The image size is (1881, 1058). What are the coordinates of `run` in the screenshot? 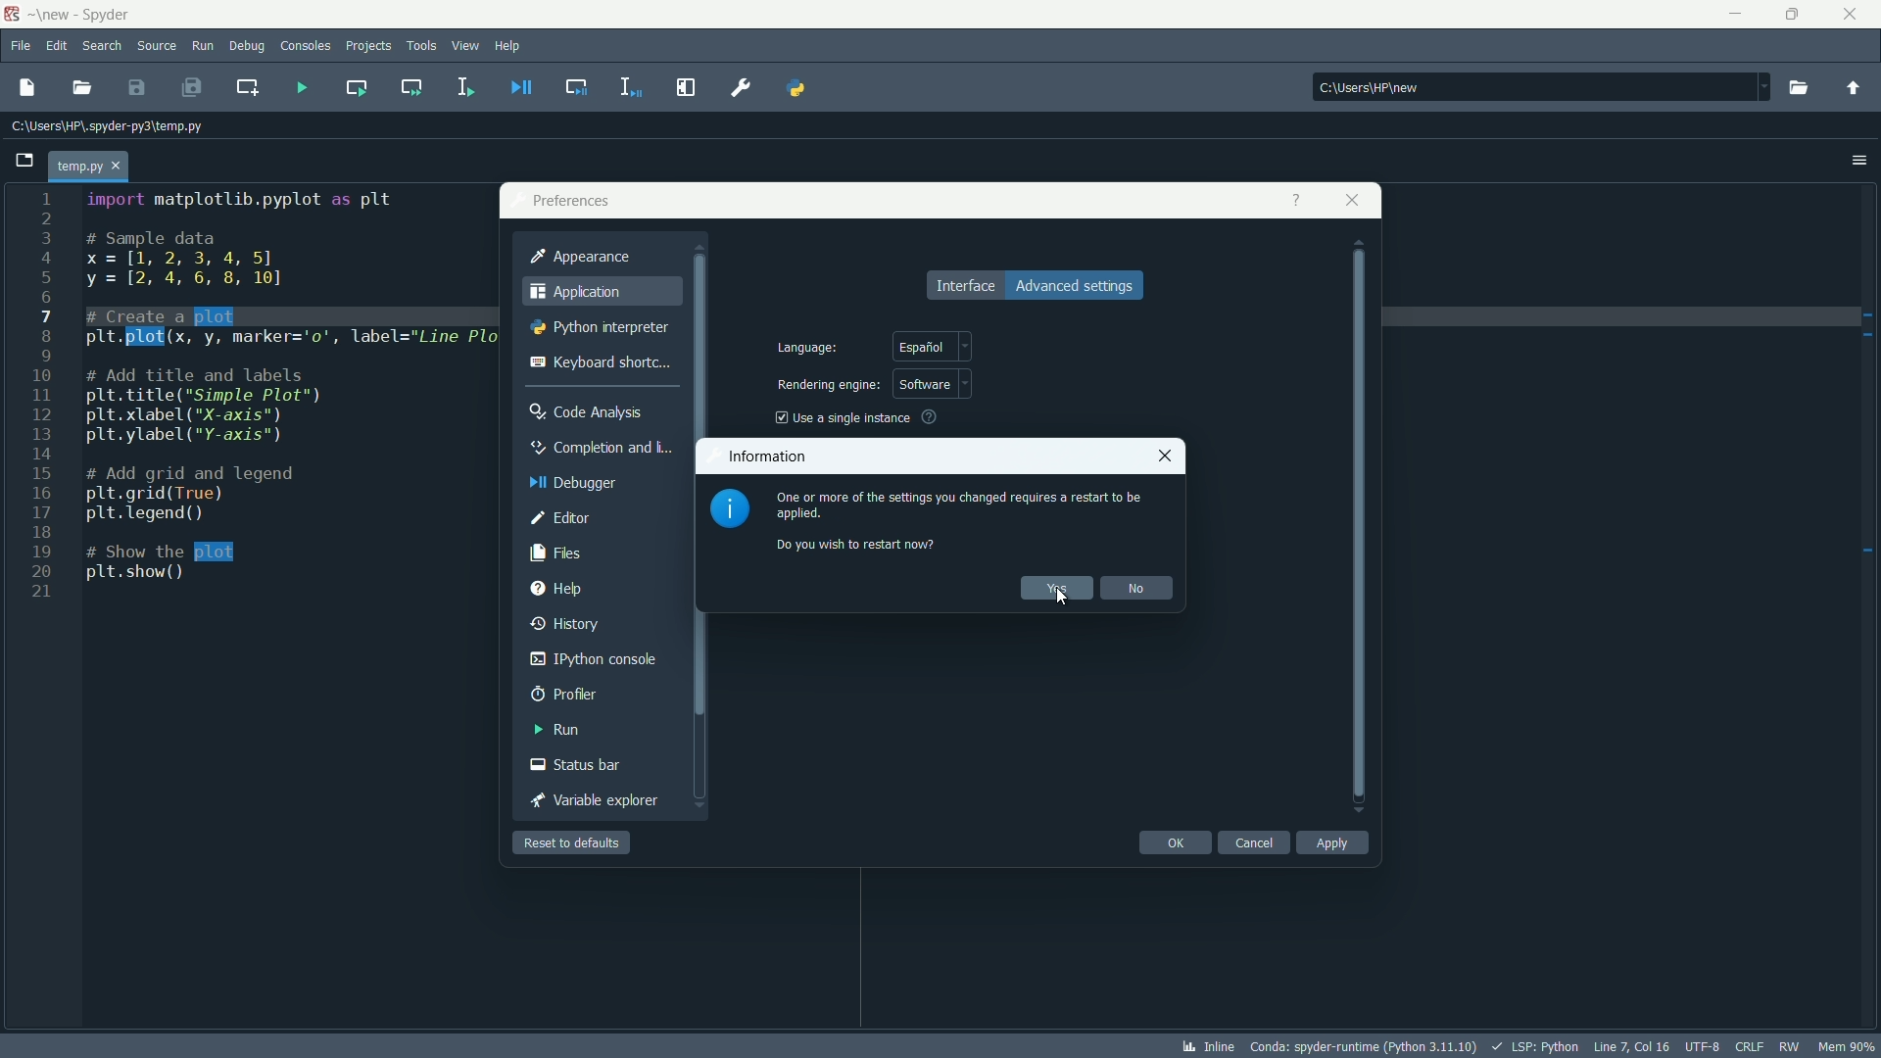 It's located at (203, 46).